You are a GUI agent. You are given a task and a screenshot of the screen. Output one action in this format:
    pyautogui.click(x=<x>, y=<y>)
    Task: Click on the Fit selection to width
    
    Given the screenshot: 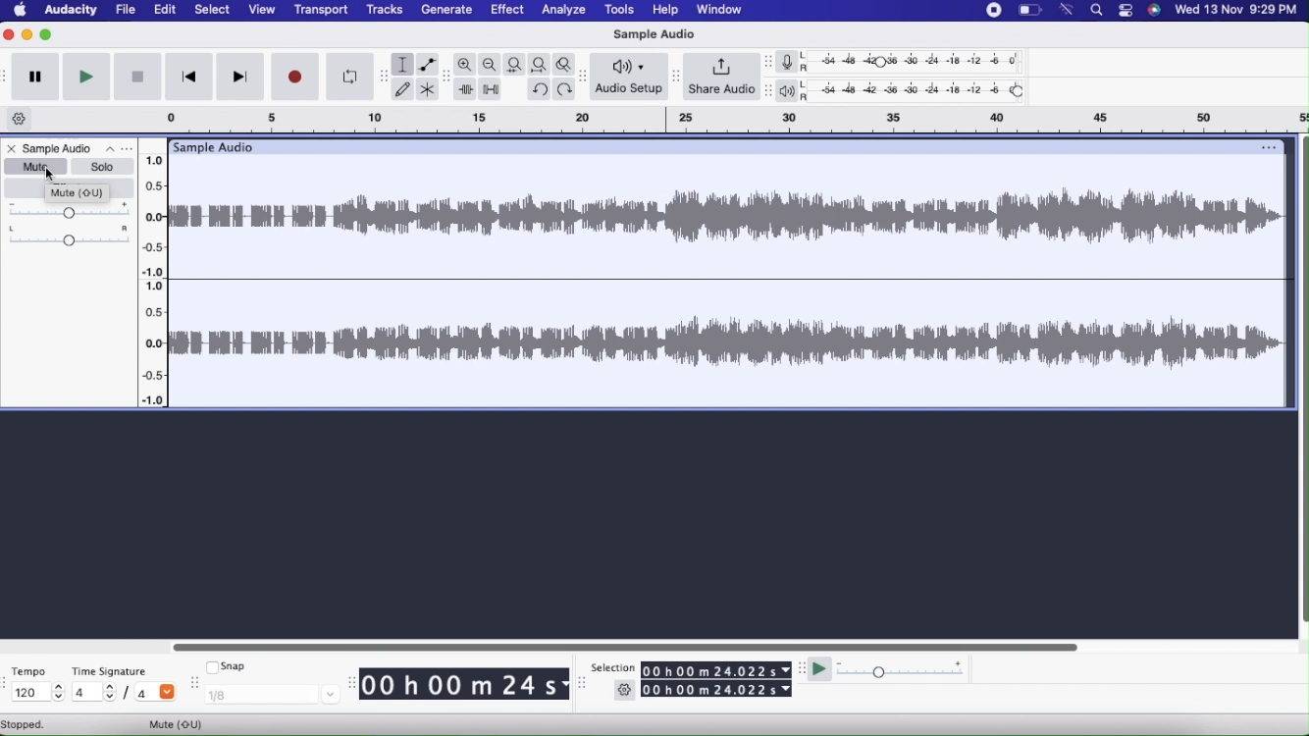 What is the action you would take?
    pyautogui.click(x=513, y=64)
    